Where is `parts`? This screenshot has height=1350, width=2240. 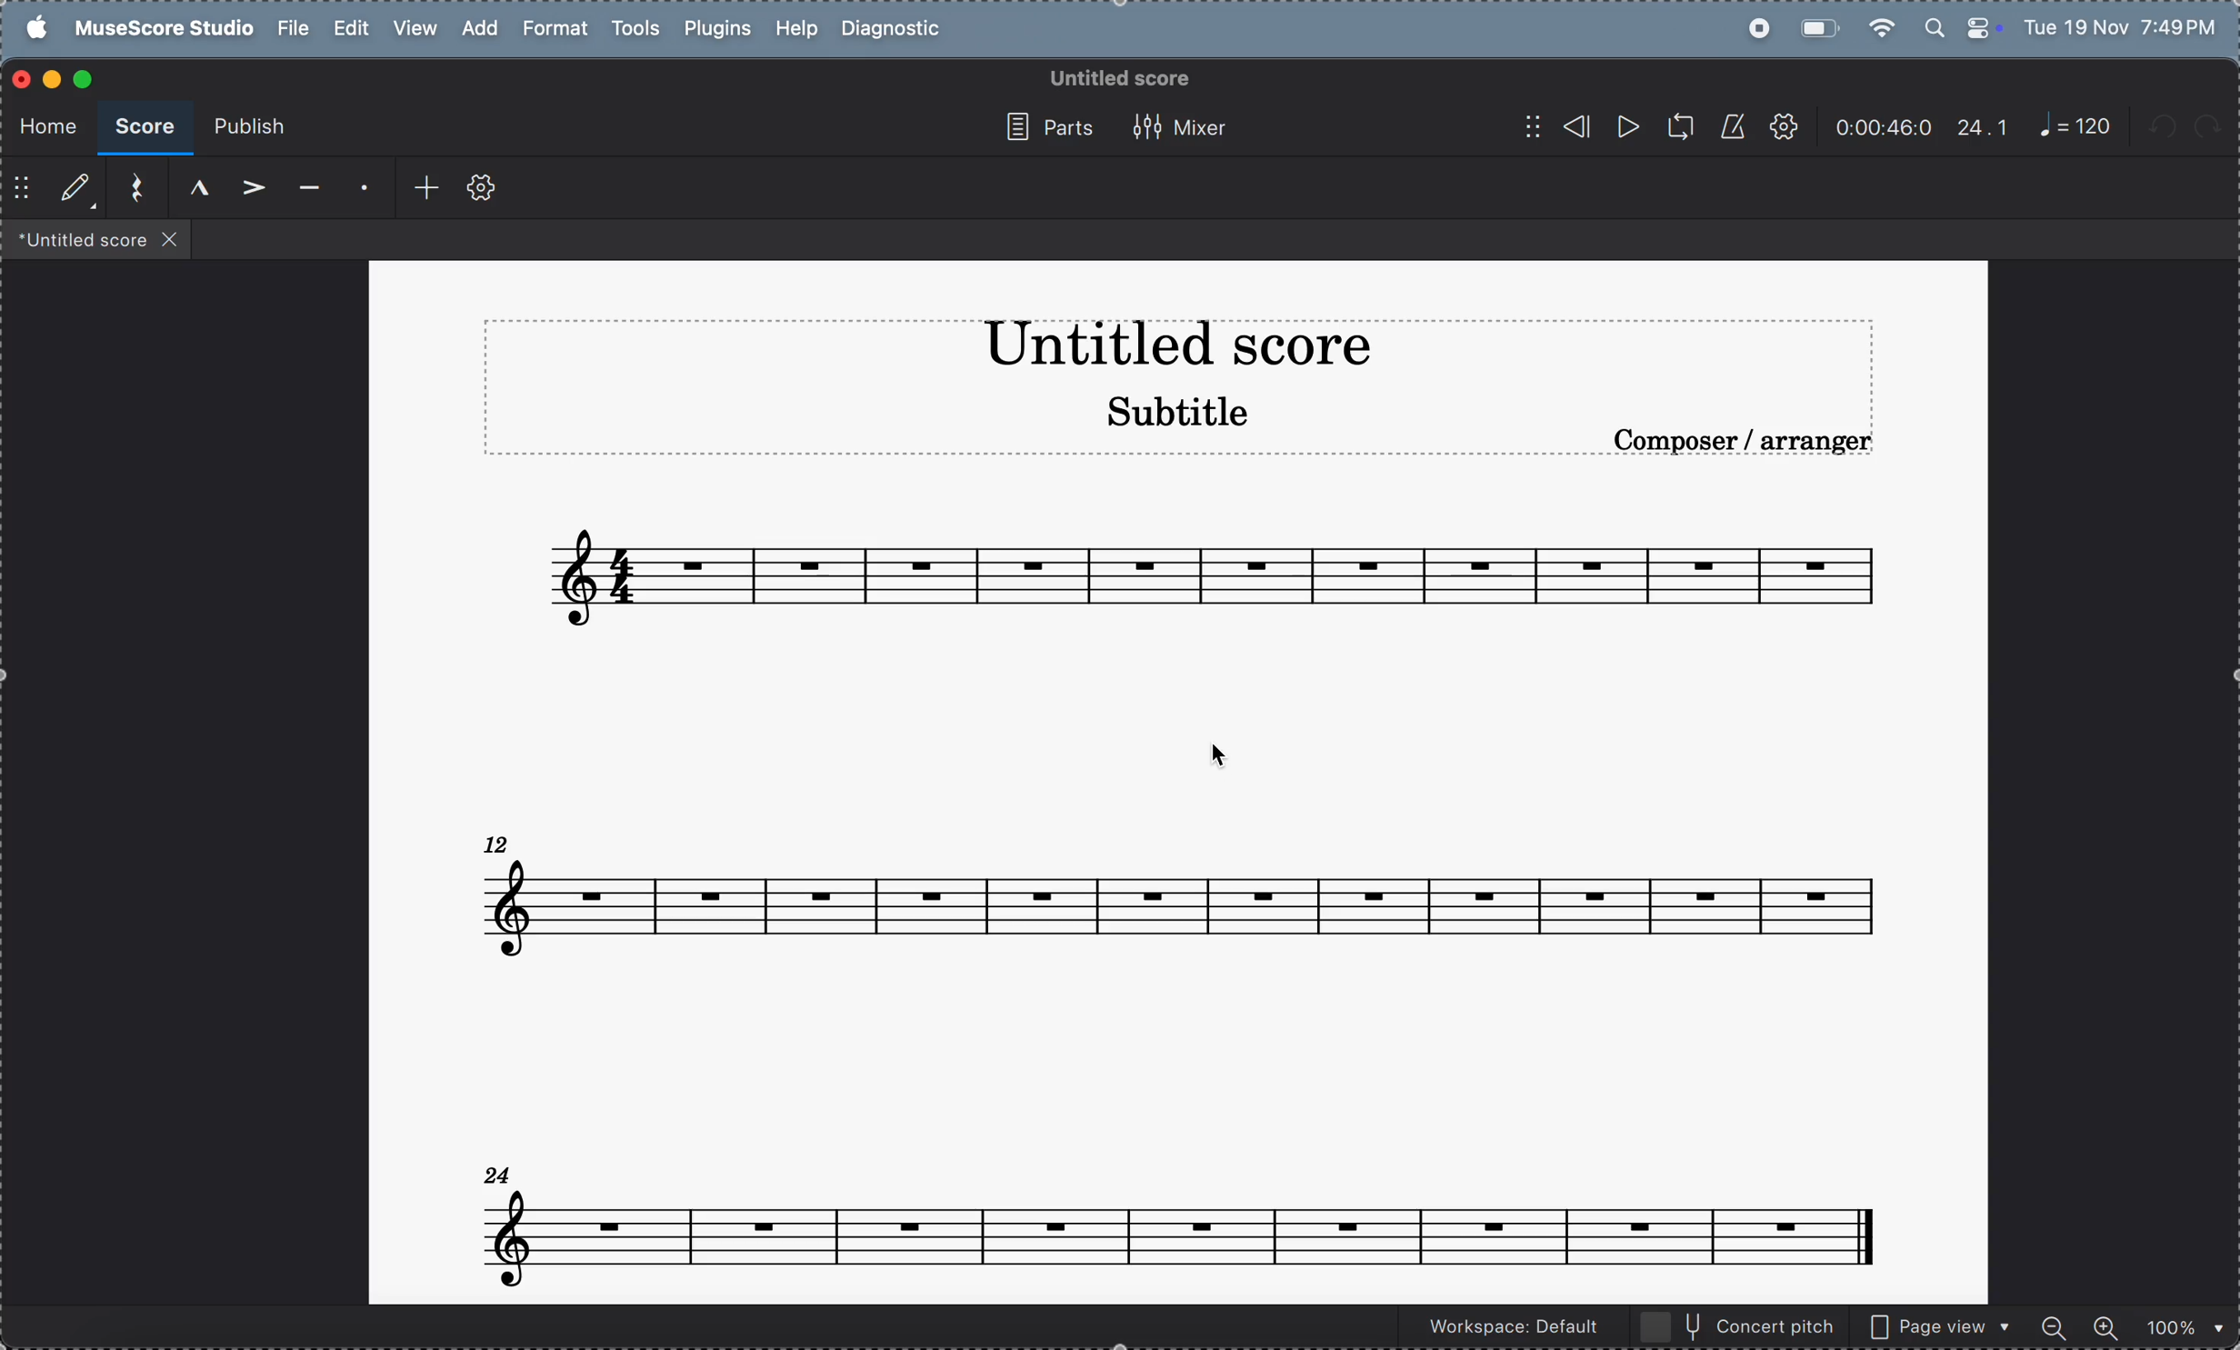 parts is located at coordinates (1038, 127).